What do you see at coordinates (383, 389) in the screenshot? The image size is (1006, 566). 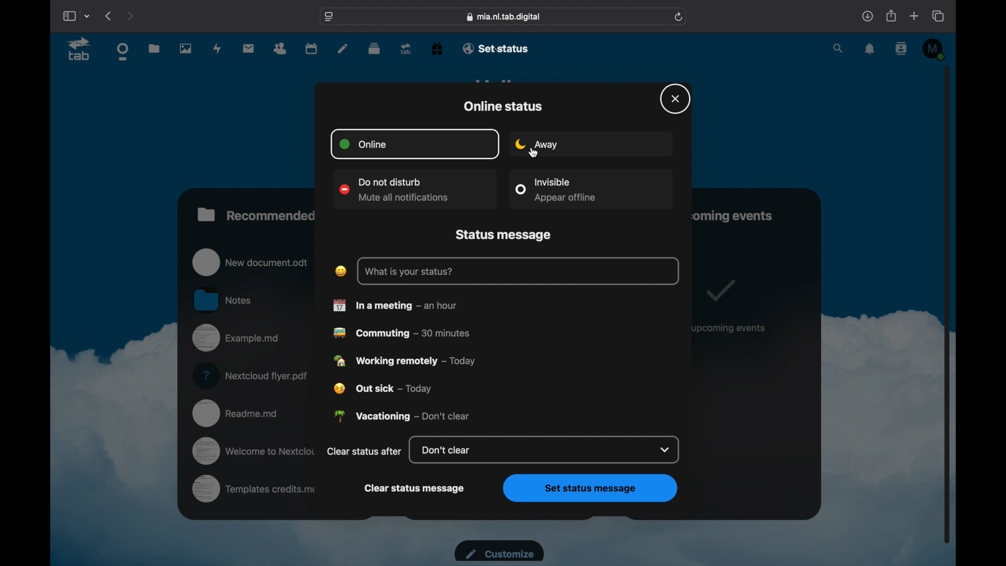 I see `out sick` at bounding box center [383, 389].